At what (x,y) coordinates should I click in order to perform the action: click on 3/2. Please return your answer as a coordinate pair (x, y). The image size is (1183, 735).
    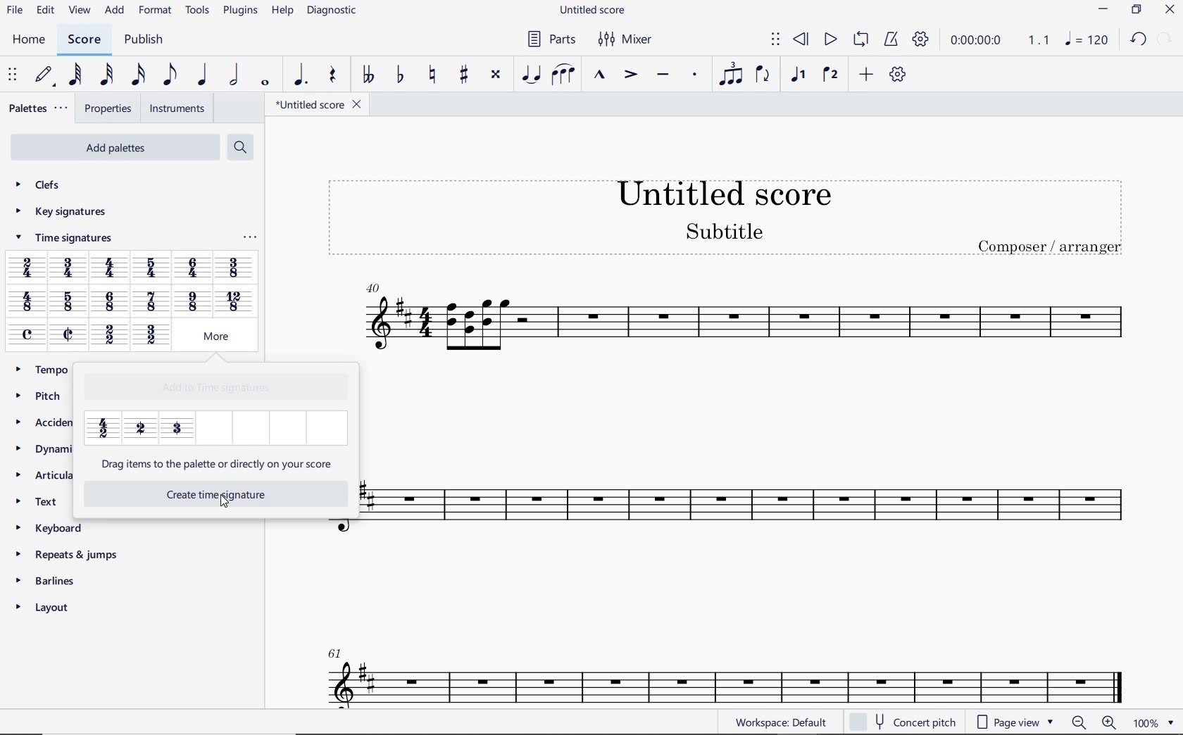
    Looking at the image, I should click on (150, 336).